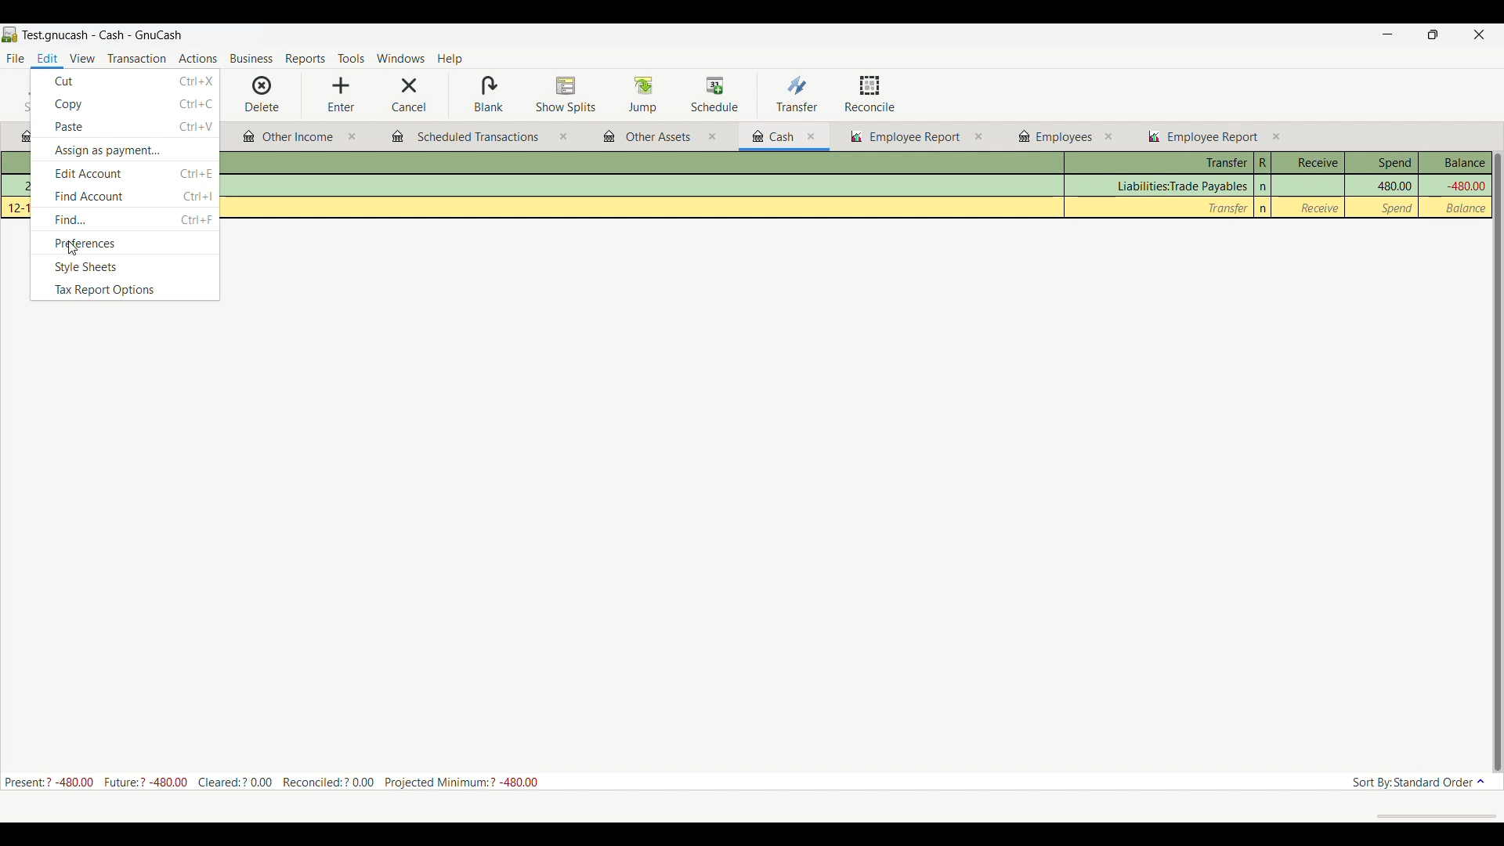 This screenshot has width=1504, height=846. Describe the element at coordinates (1433, 34) in the screenshot. I see `Show in smaller tab` at that location.